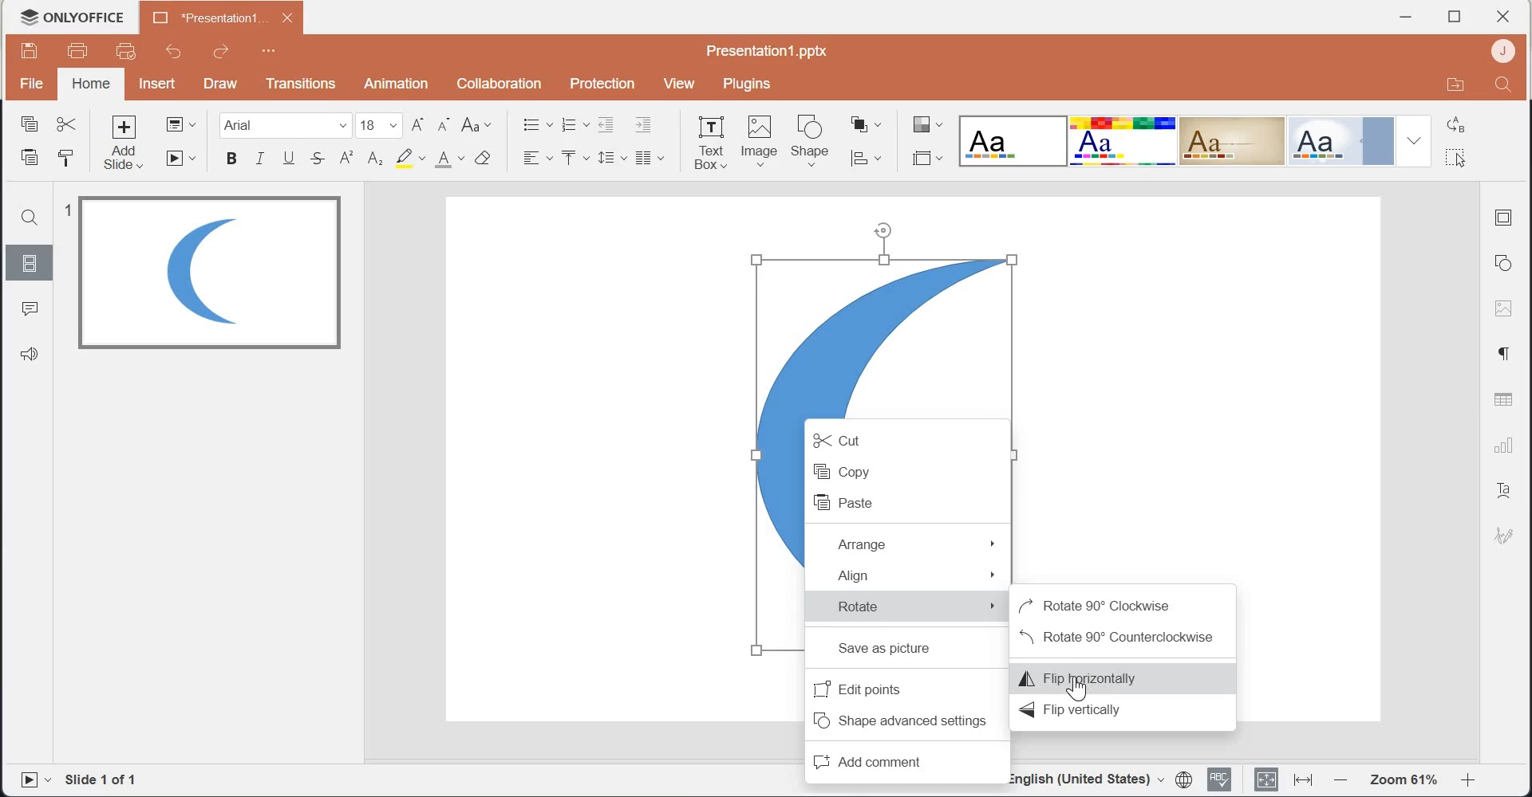 This screenshot has height=797, width=1532. Describe the element at coordinates (292, 158) in the screenshot. I see `Underline` at that location.